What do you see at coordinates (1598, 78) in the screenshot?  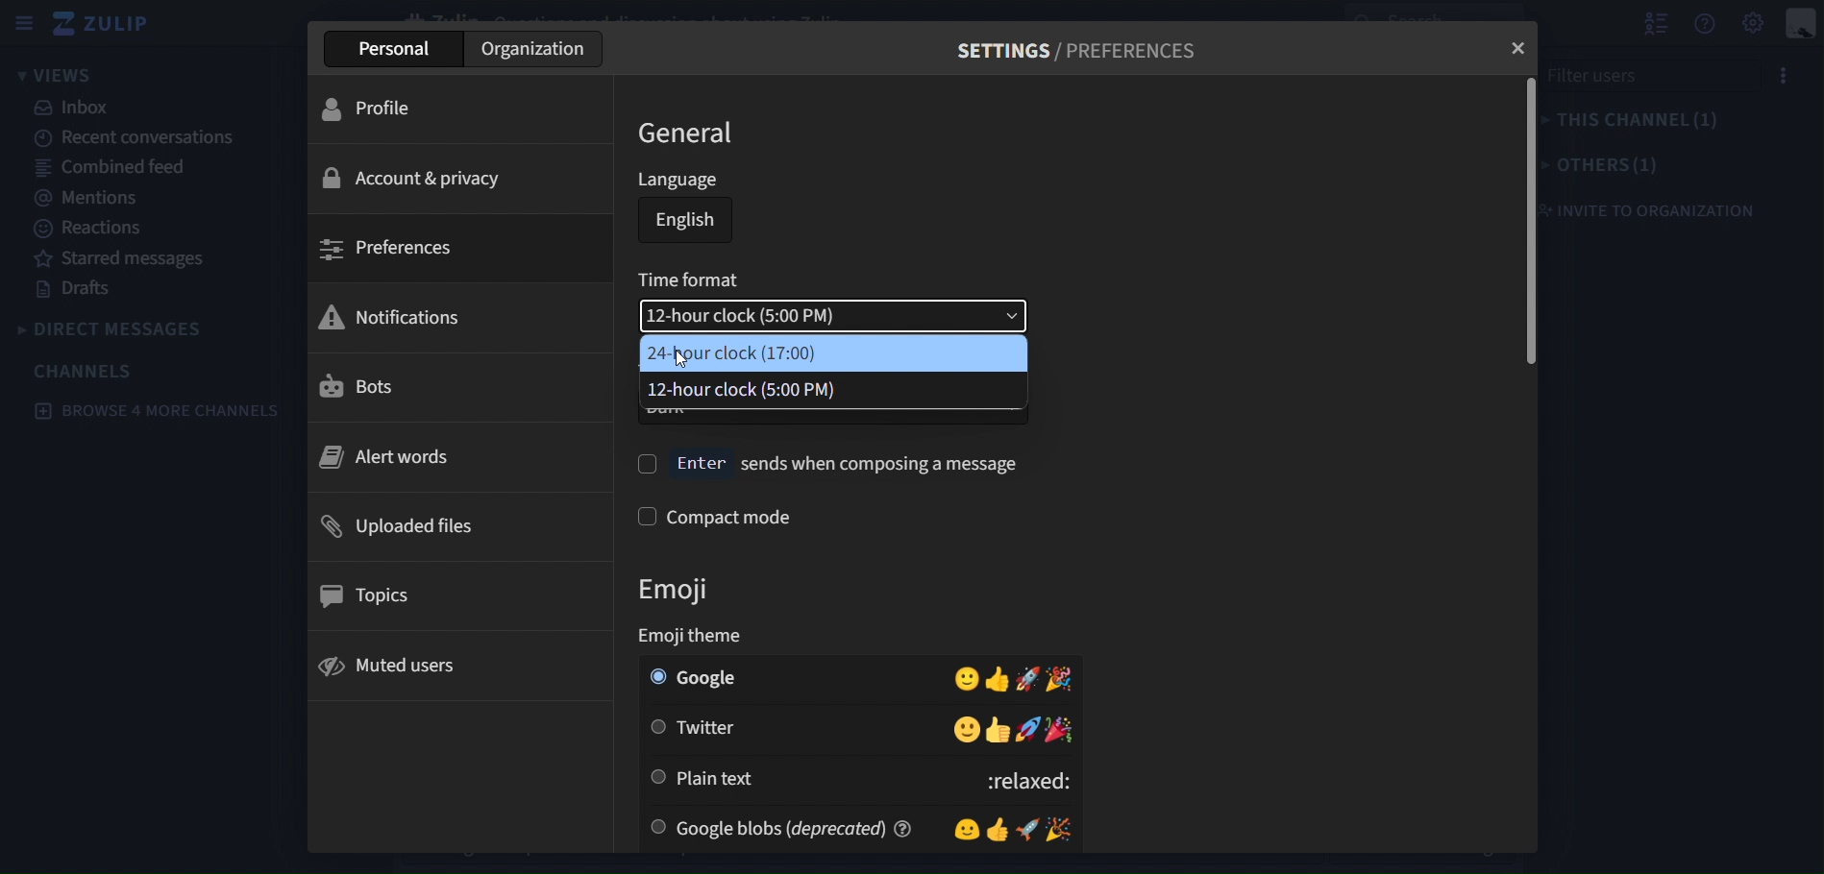 I see `filter users` at bounding box center [1598, 78].